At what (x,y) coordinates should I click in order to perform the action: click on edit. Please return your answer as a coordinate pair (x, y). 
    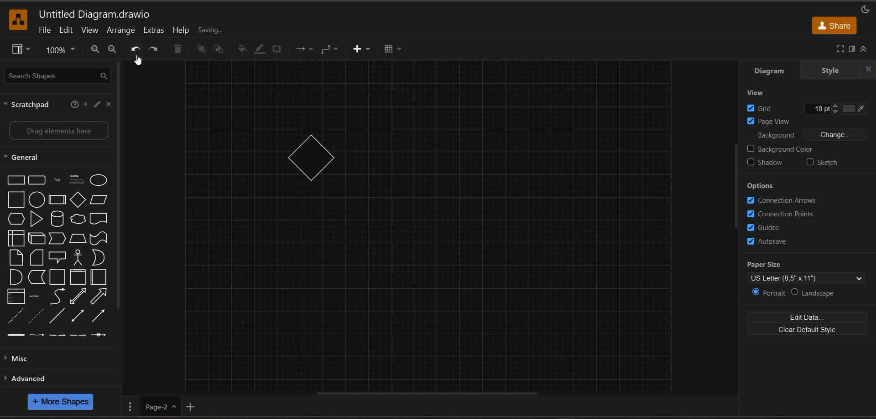
    Looking at the image, I should click on (67, 30).